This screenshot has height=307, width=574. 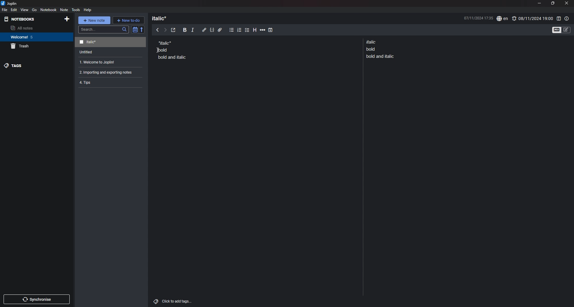 I want to click on note, so click(x=172, y=49).